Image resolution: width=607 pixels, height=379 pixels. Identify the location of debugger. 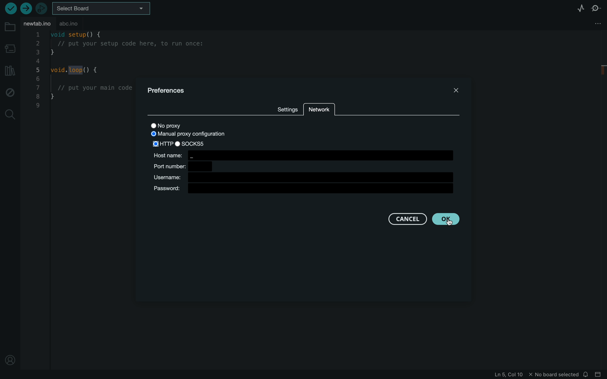
(41, 8).